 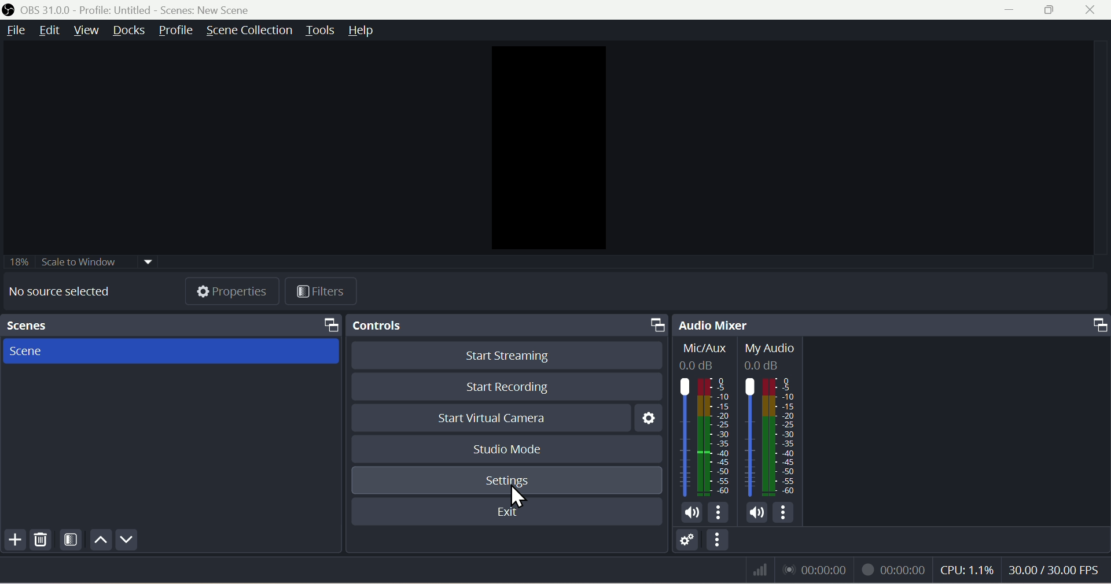 I want to click on CPU:1.1%, so click(x=969, y=570).